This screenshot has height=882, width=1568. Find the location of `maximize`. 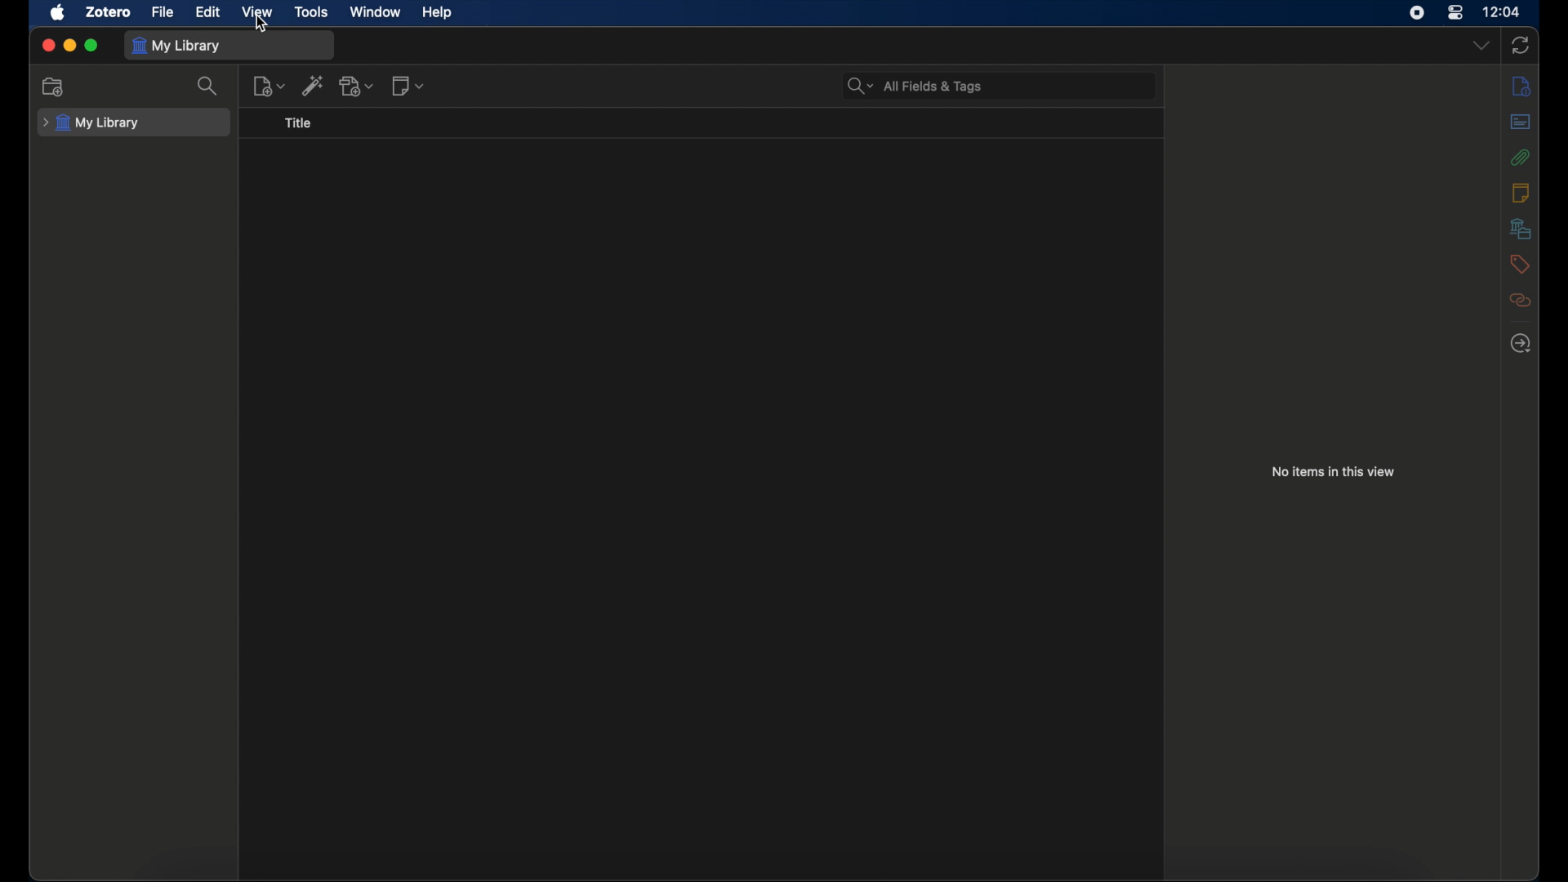

maximize is located at coordinates (92, 45).